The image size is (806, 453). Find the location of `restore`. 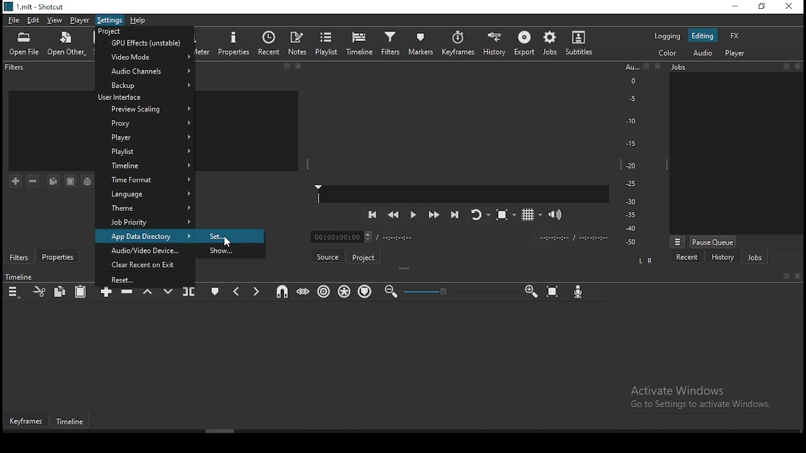

restore is located at coordinates (761, 7).